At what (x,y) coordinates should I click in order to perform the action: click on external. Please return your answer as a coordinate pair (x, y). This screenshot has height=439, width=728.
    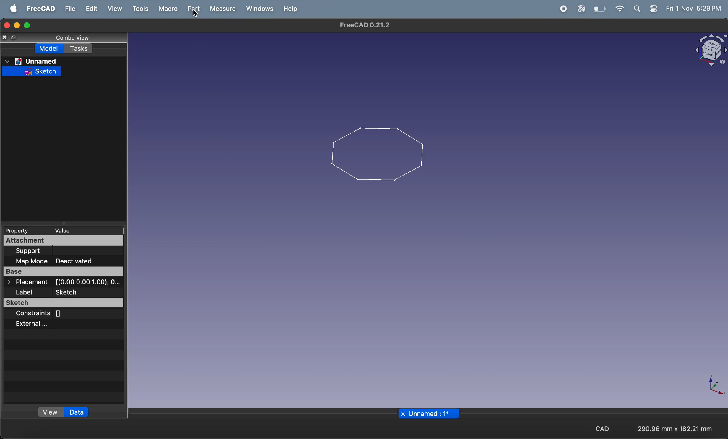
    Looking at the image, I should click on (42, 323).